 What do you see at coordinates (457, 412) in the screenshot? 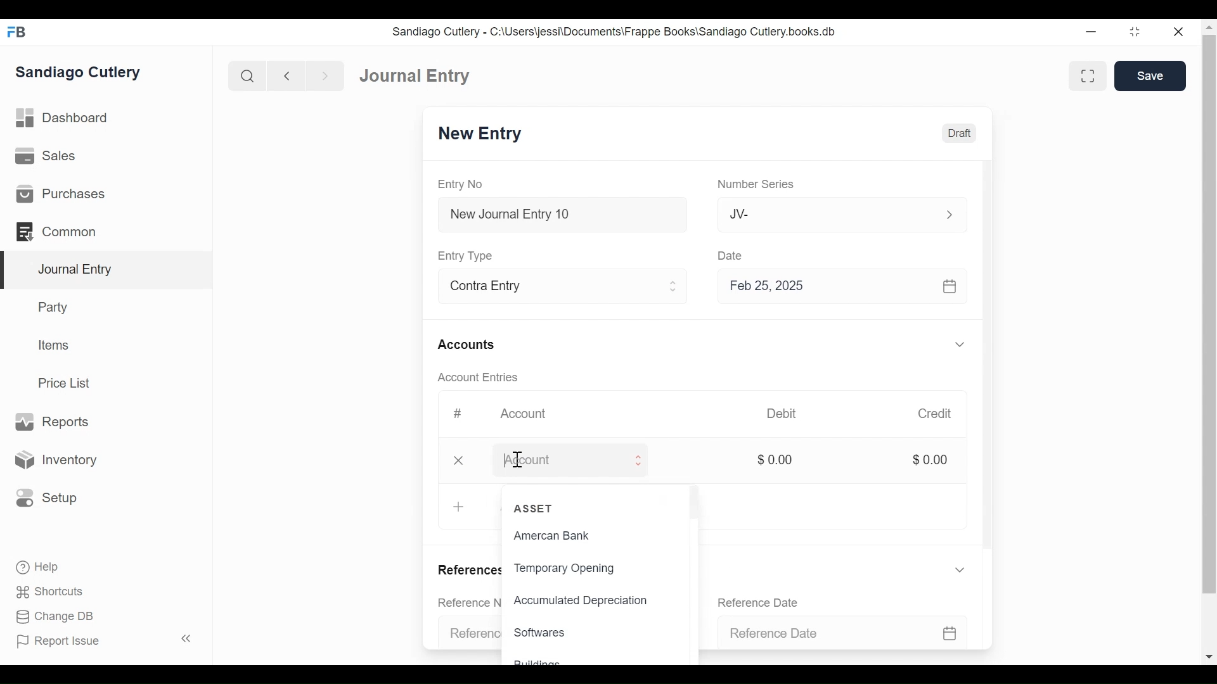
I see `#` at bounding box center [457, 412].